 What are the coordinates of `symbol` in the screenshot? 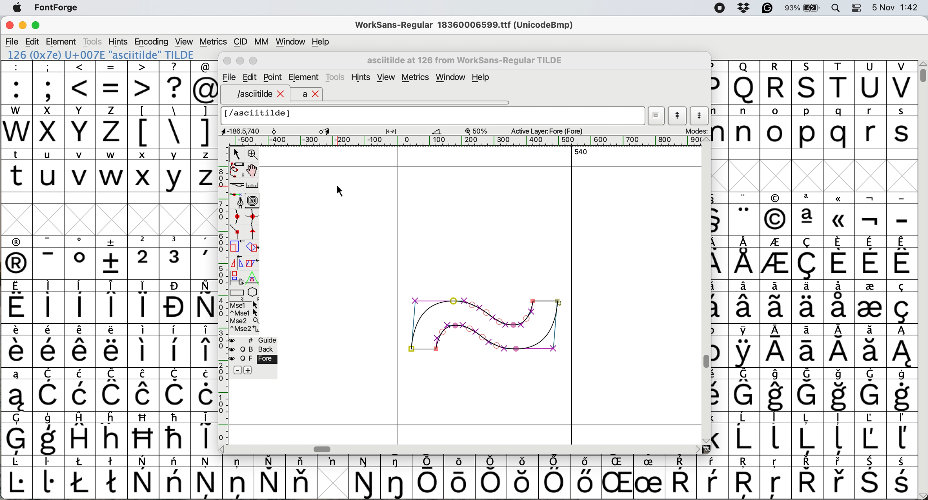 It's located at (204, 302).